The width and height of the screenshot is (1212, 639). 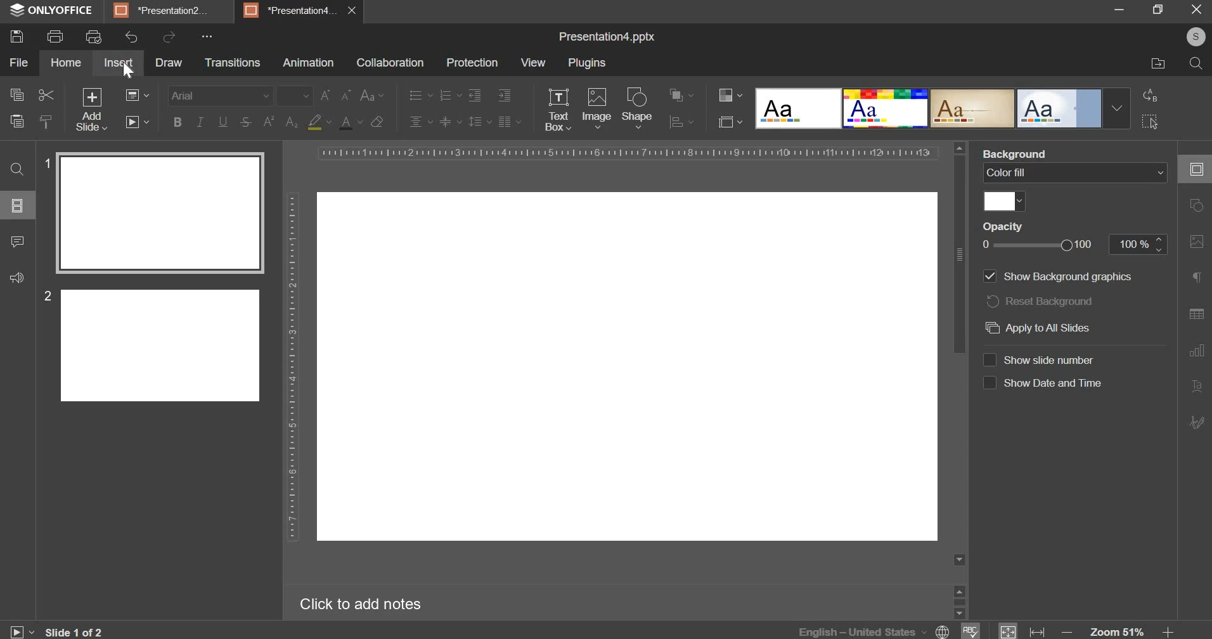 I want to click on print, so click(x=55, y=35).